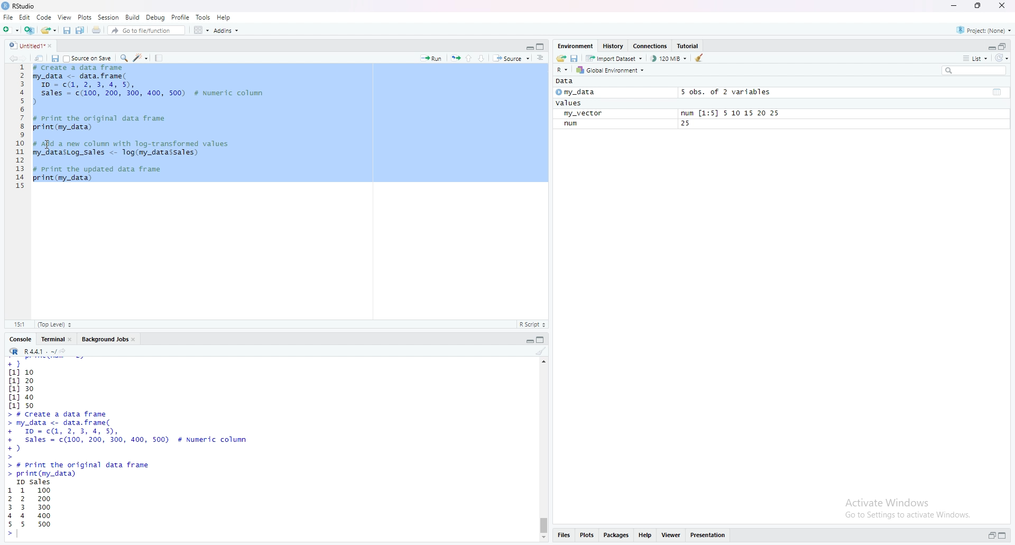  Describe the element at coordinates (6, 6) in the screenshot. I see `RStudio logo` at that location.